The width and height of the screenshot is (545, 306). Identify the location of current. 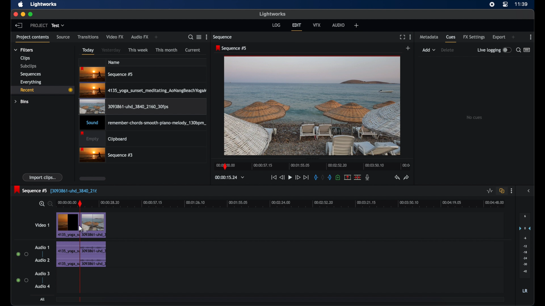
(193, 50).